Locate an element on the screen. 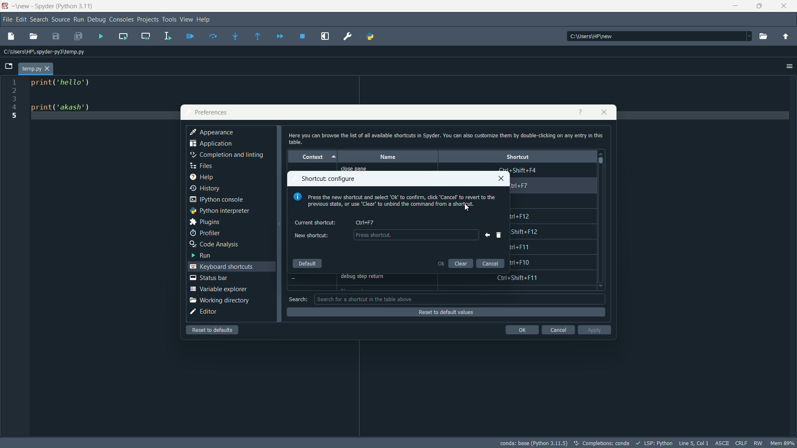  search menu is located at coordinates (39, 19).